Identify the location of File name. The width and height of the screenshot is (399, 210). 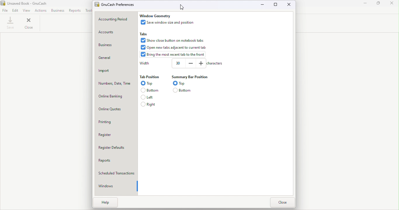
(30, 3).